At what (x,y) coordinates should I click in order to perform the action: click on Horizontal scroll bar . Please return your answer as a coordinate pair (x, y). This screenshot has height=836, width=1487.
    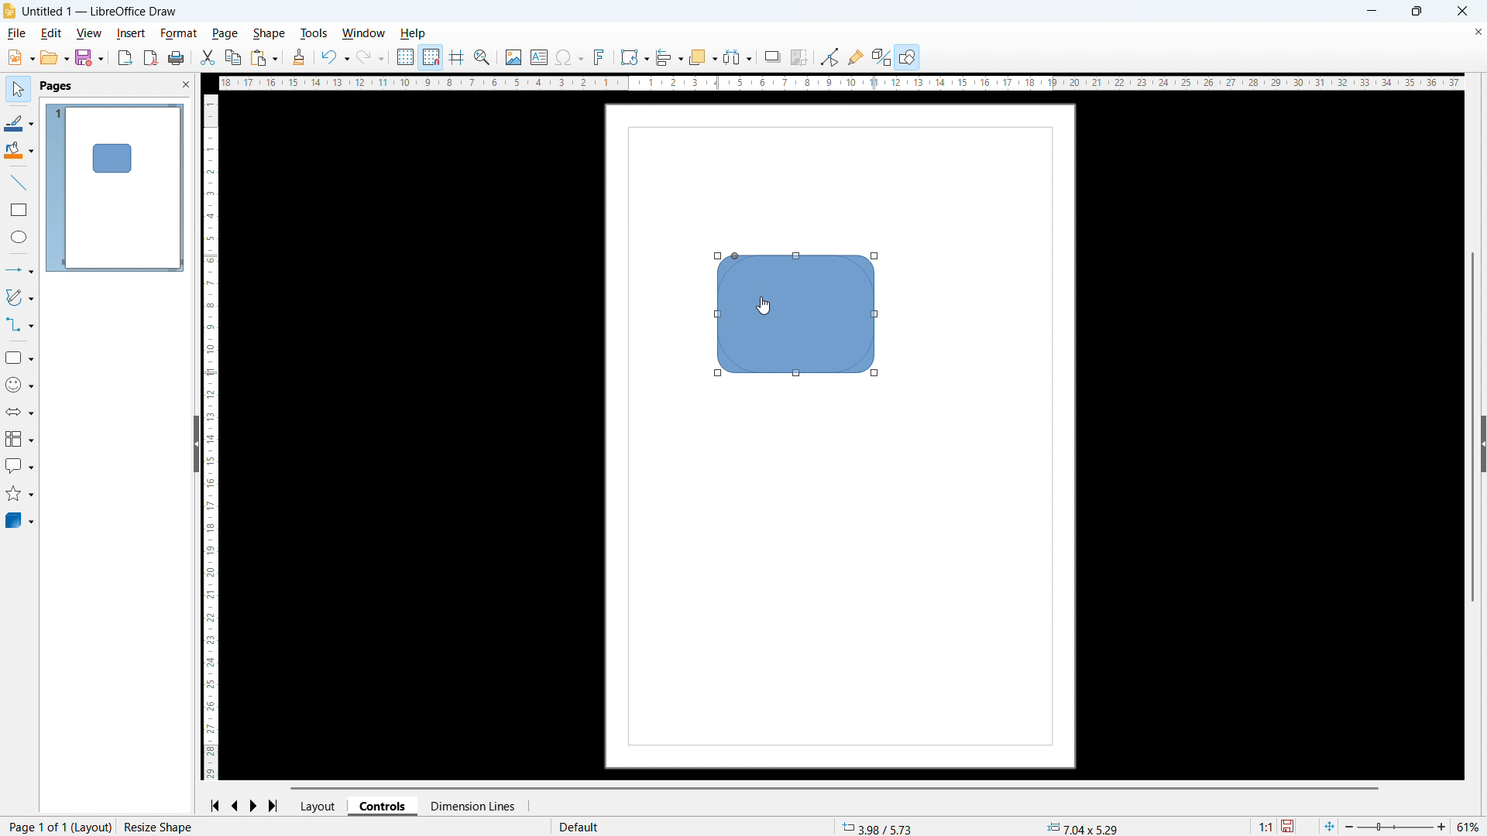
    Looking at the image, I should click on (836, 788).